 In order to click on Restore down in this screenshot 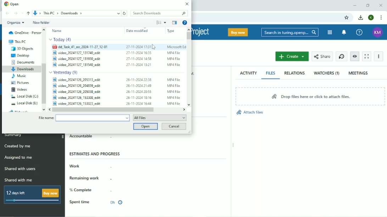, I will do `click(368, 5)`.